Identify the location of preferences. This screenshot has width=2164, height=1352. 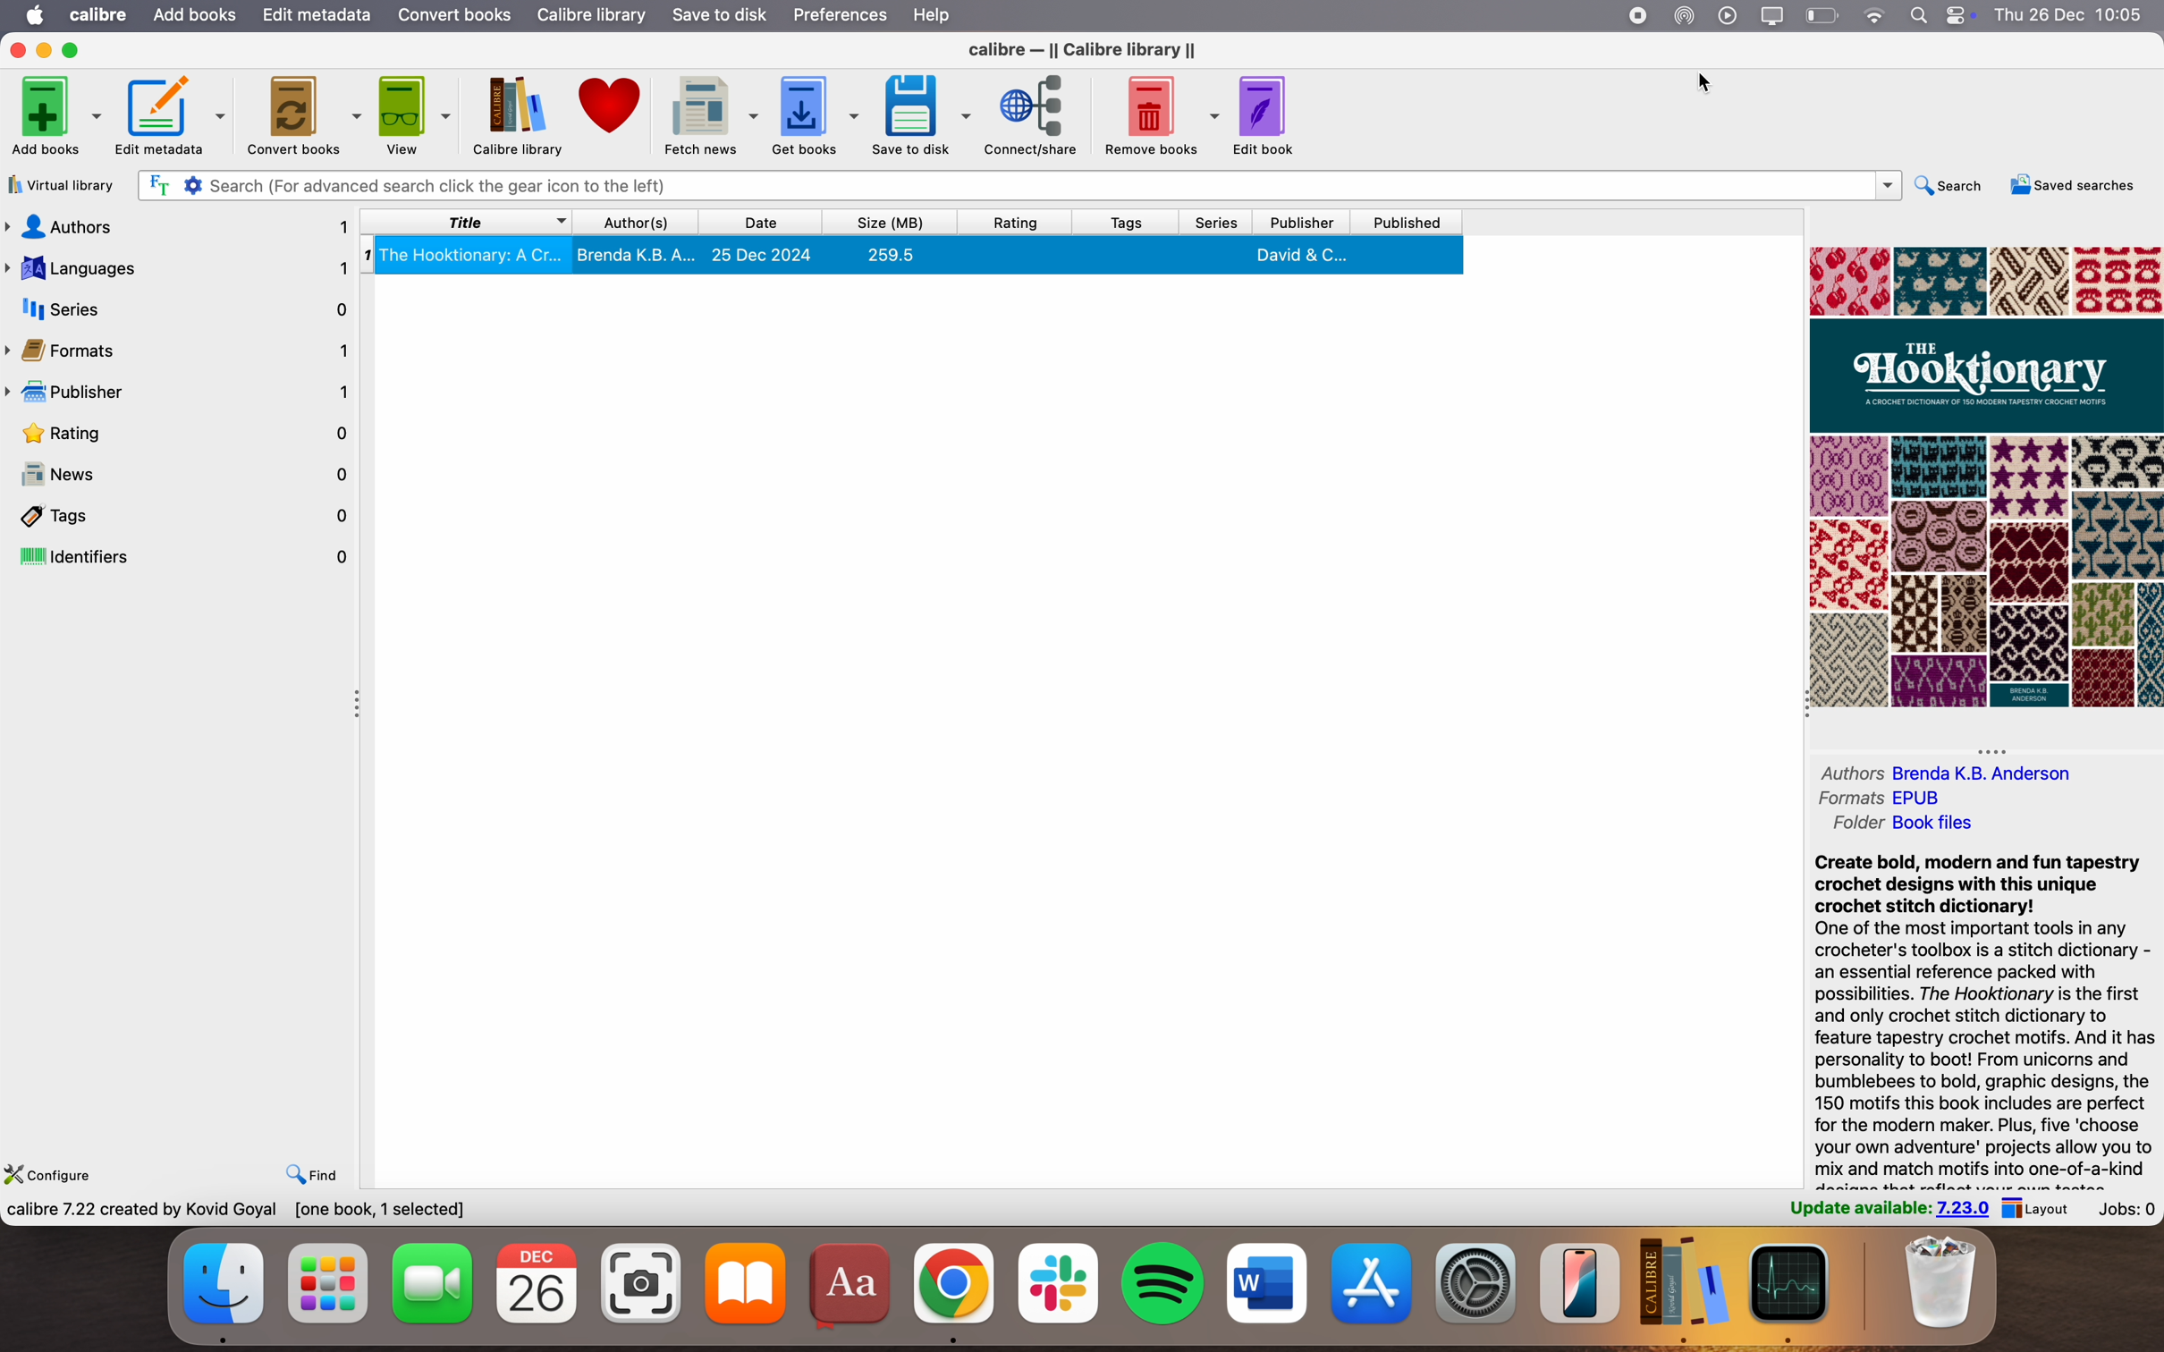
(840, 15).